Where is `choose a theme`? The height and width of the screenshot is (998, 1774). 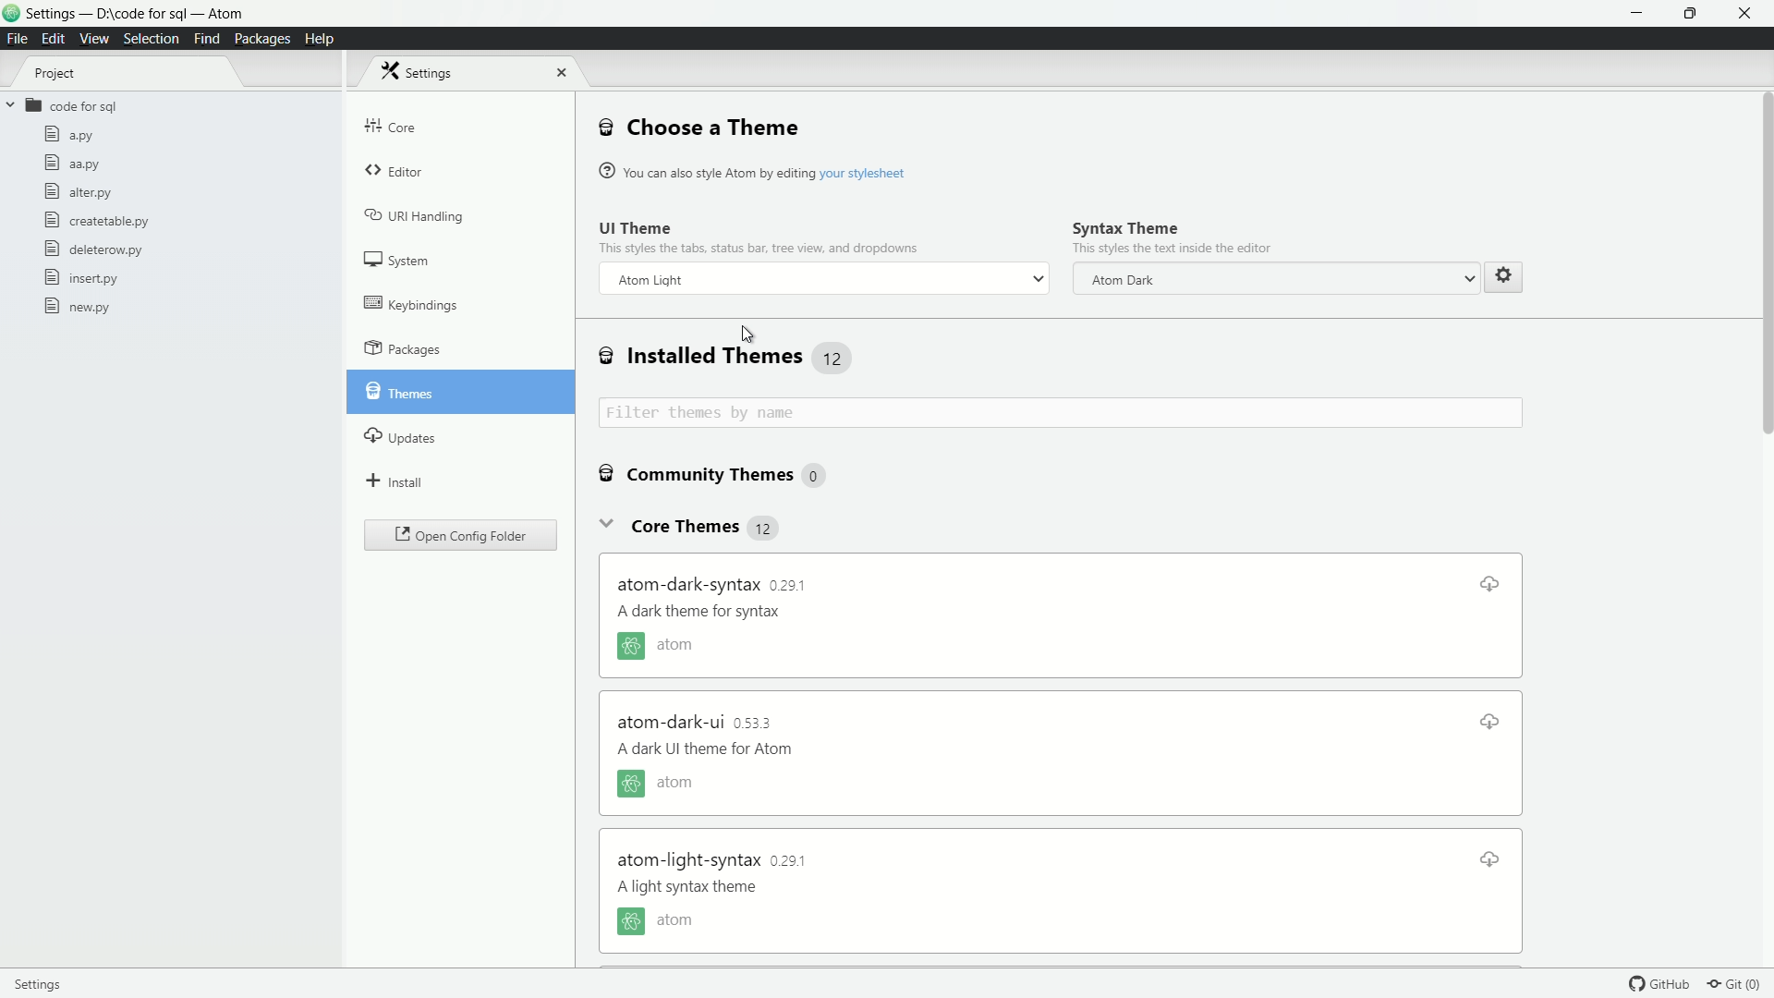
choose a theme is located at coordinates (701, 127).